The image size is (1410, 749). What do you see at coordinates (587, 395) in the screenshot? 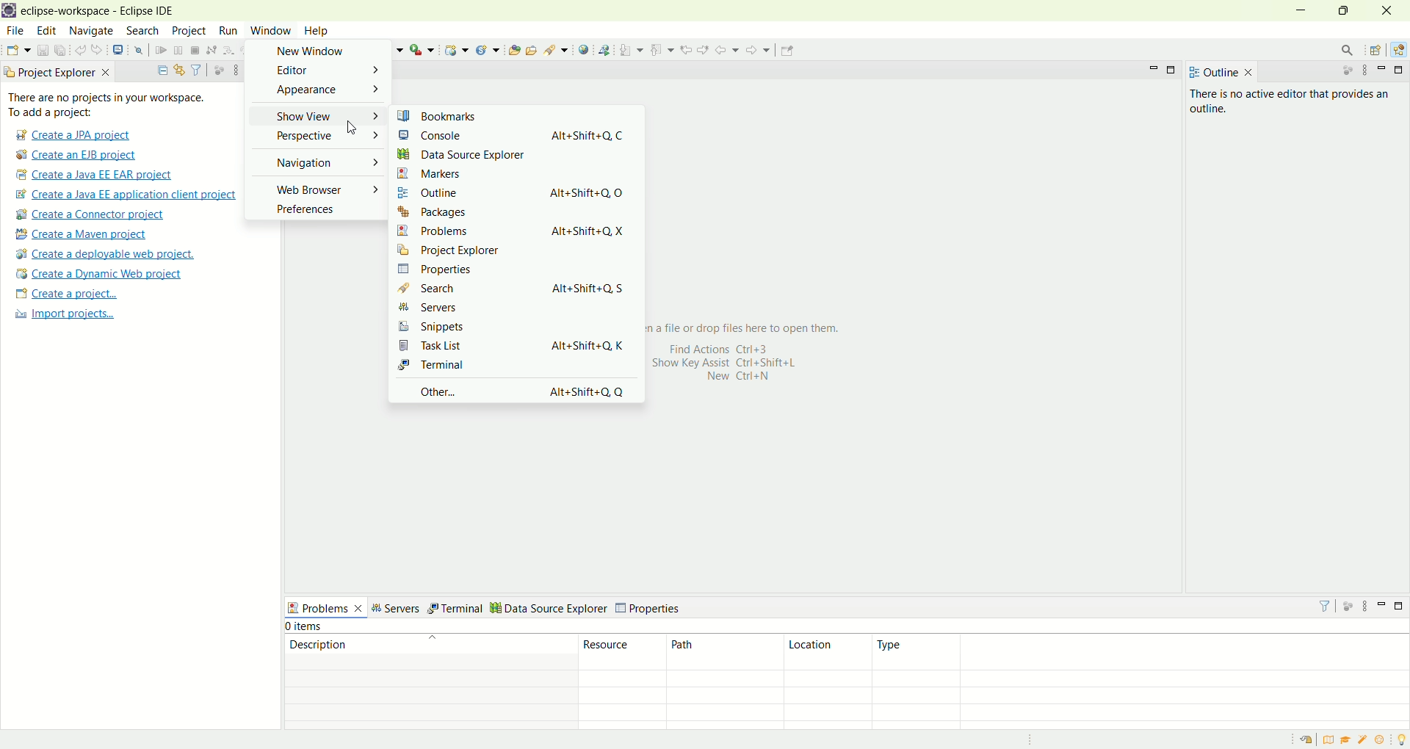
I see `Alt+shift+Q,Q` at bounding box center [587, 395].